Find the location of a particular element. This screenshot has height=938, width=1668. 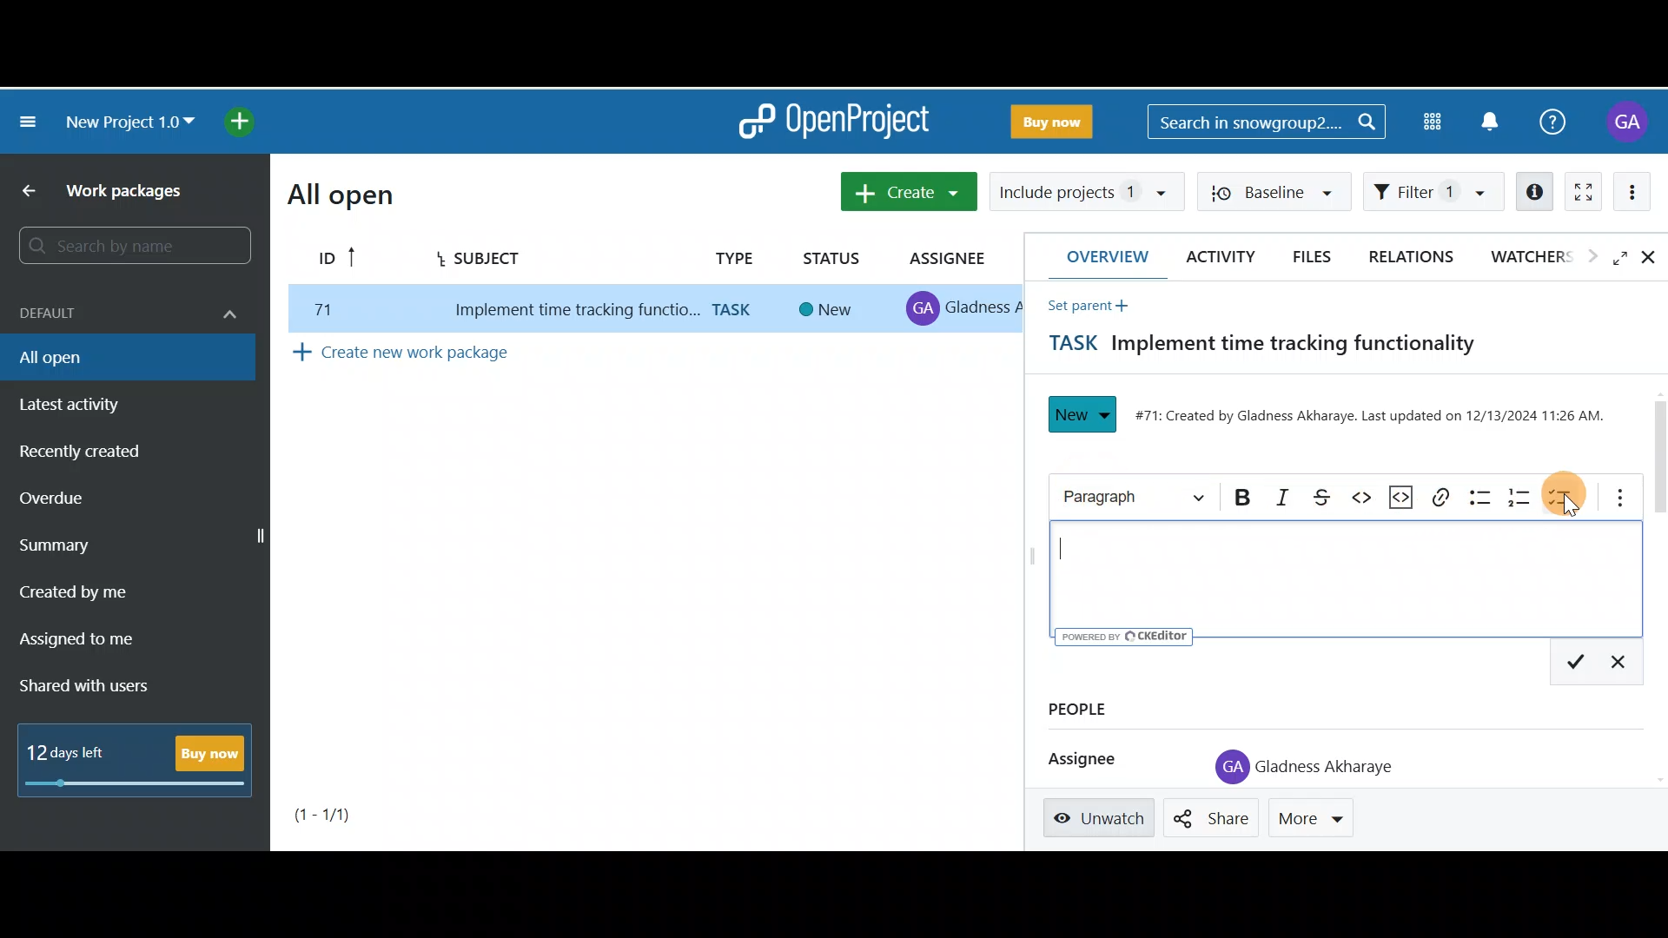

Page number is located at coordinates (349, 814).